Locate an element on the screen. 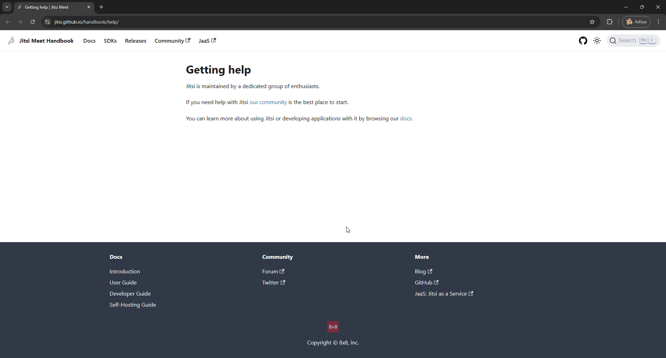 The width and height of the screenshot is (666, 358). switch theme is located at coordinates (597, 41).